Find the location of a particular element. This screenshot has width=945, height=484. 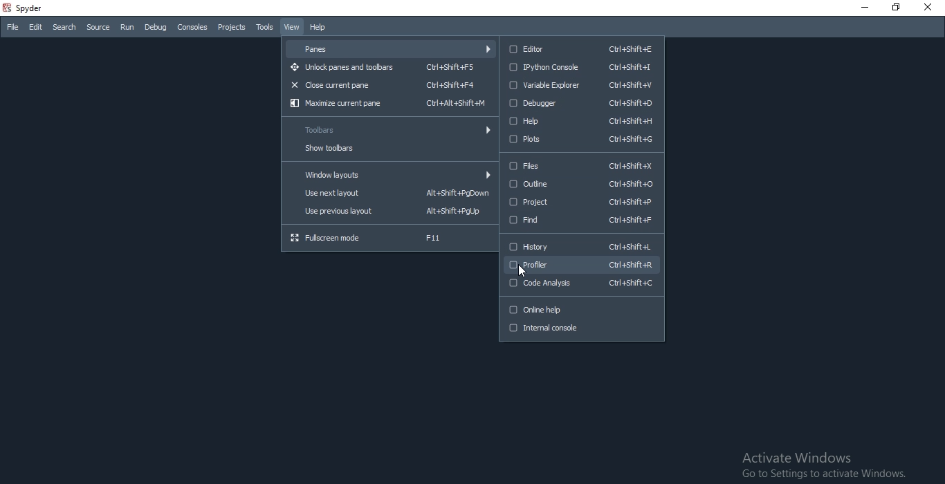

Project is located at coordinates (580, 203).